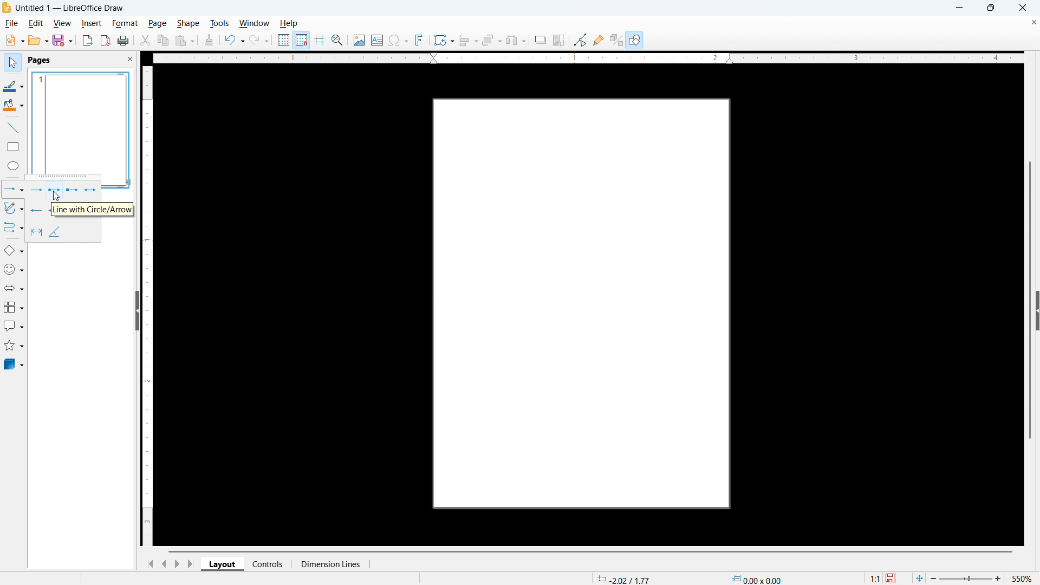 The width and height of the screenshot is (1040, 585). What do you see at coordinates (192, 564) in the screenshot?
I see `Go to last page ` at bounding box center [192, 564].